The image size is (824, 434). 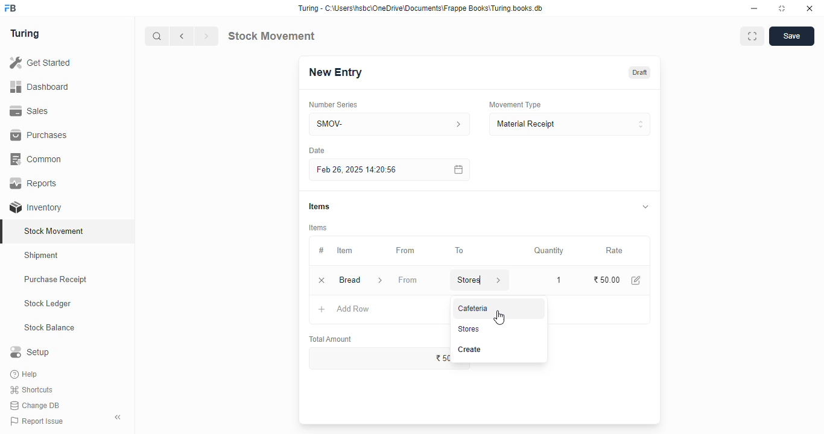 What do you see at coordinates (50, 328) in the screenshot?
I see `stock balance` at bounding box center [50, 328].